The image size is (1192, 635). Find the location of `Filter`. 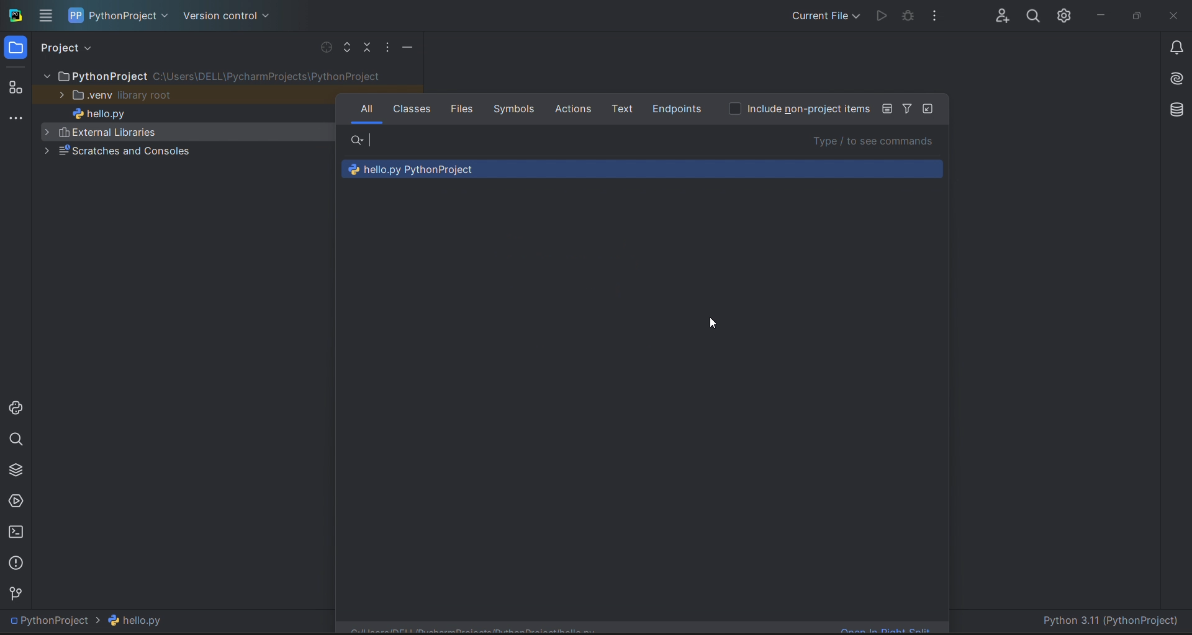

Filter is located at coordinates (908, 107).